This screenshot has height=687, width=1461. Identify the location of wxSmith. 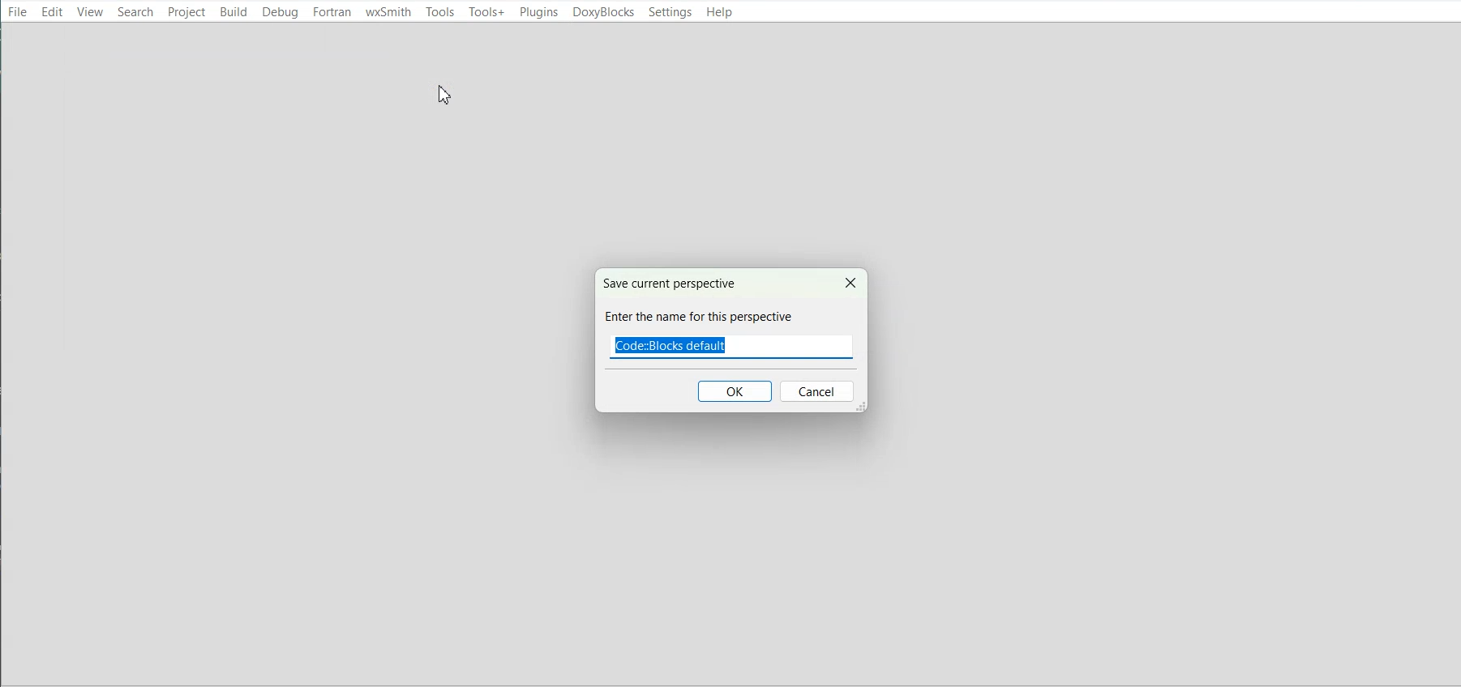
(388, 12).